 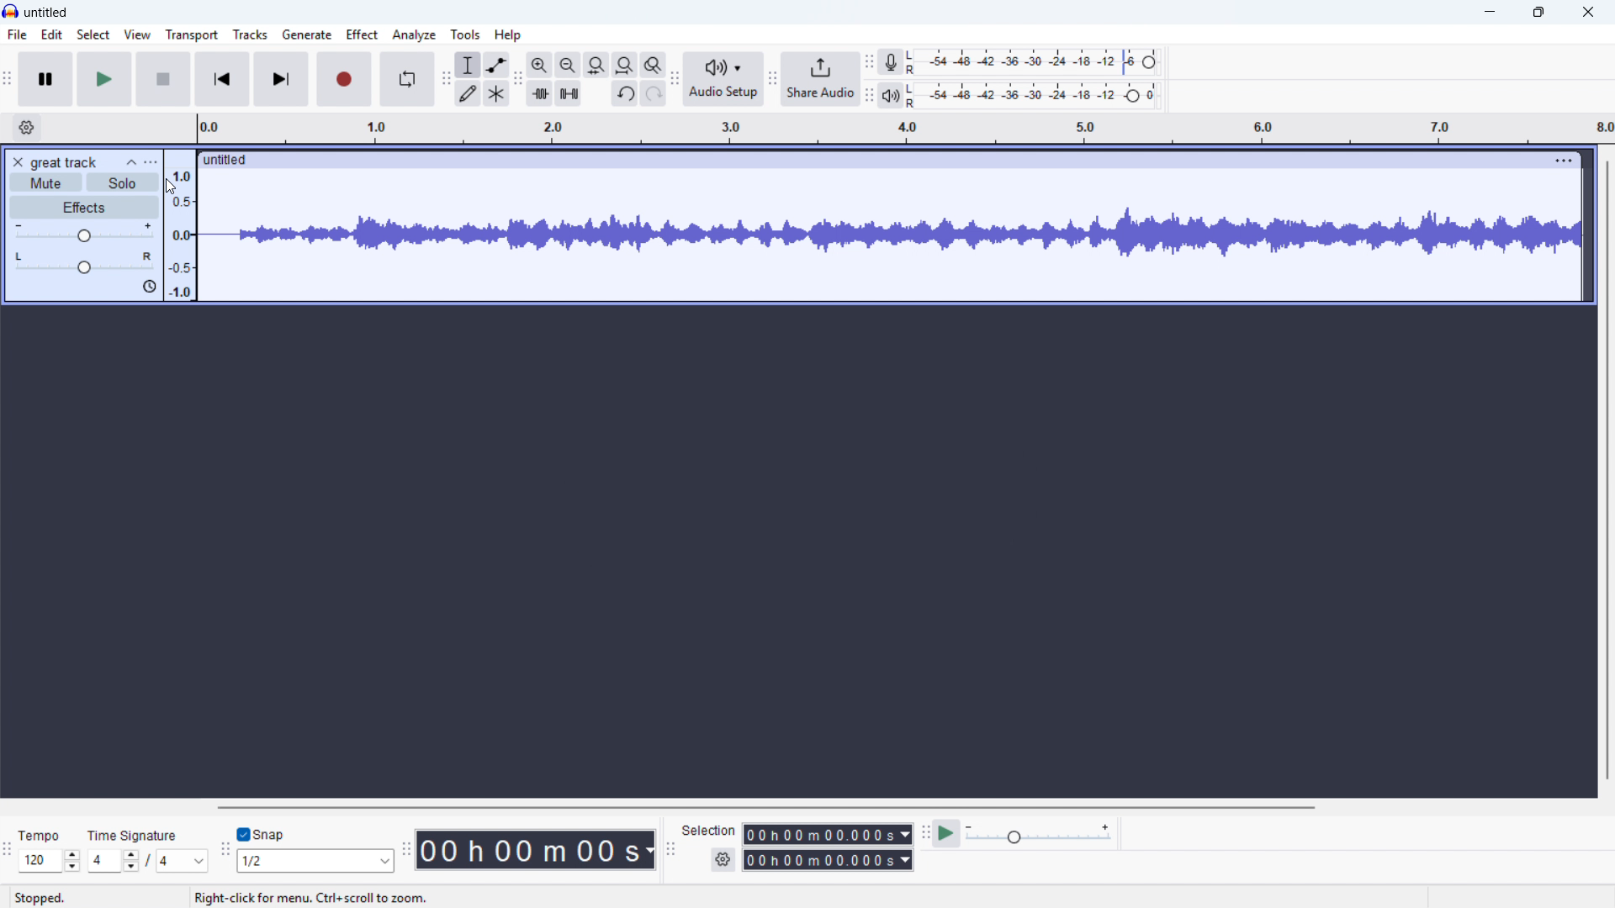 I want to click on Track options , so click(x=1564, y=160).